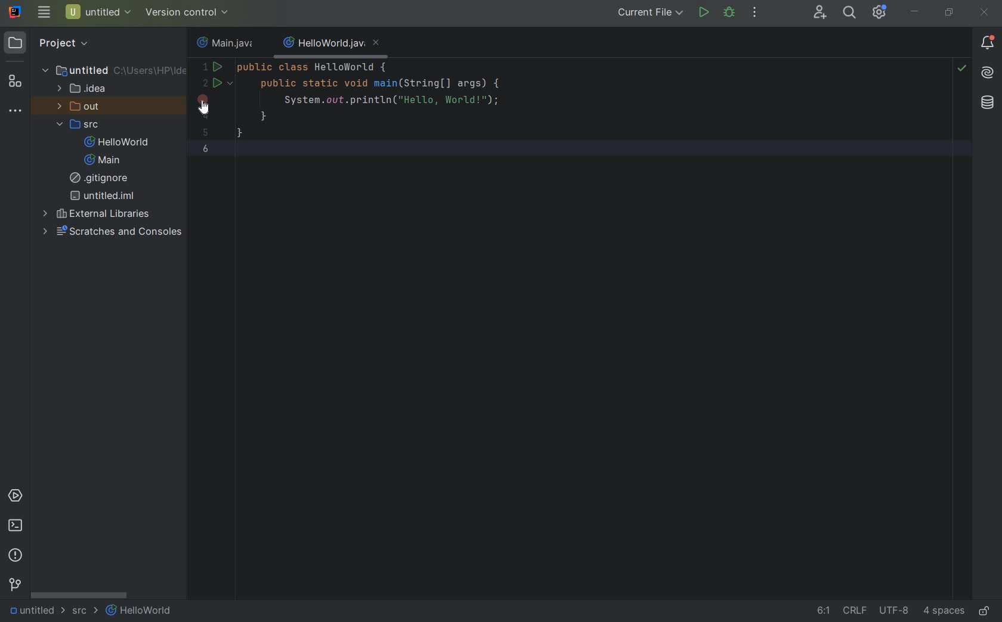 This screenshot has height=622, width=1002. Describe the element at coordinates (854, 612) in the screenshot. I see `line separator` at that location.